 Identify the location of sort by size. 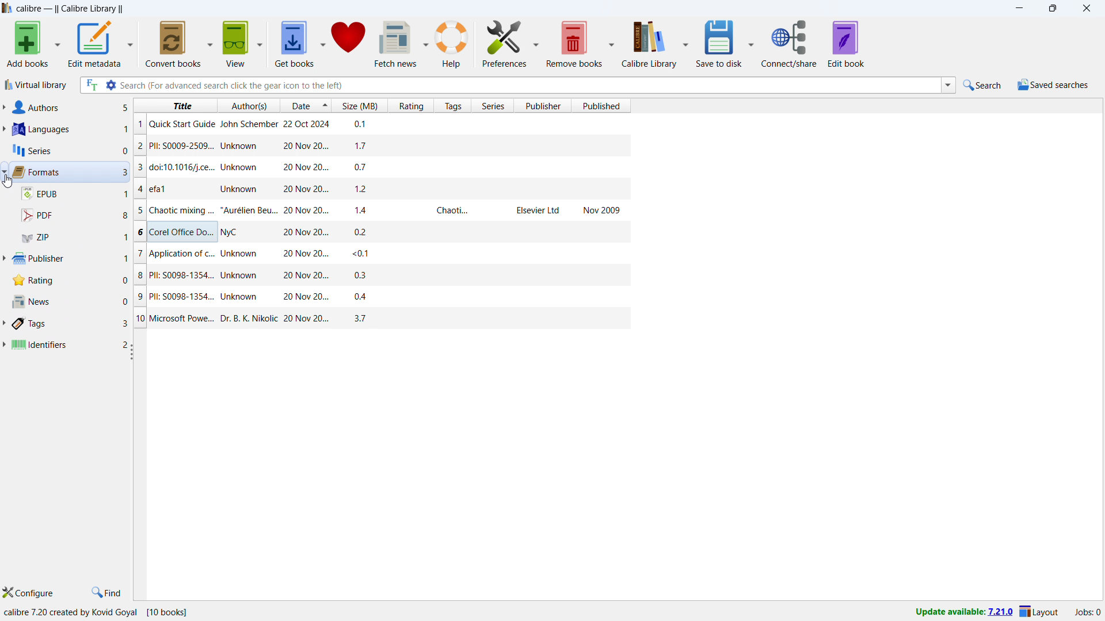
(359, 105).